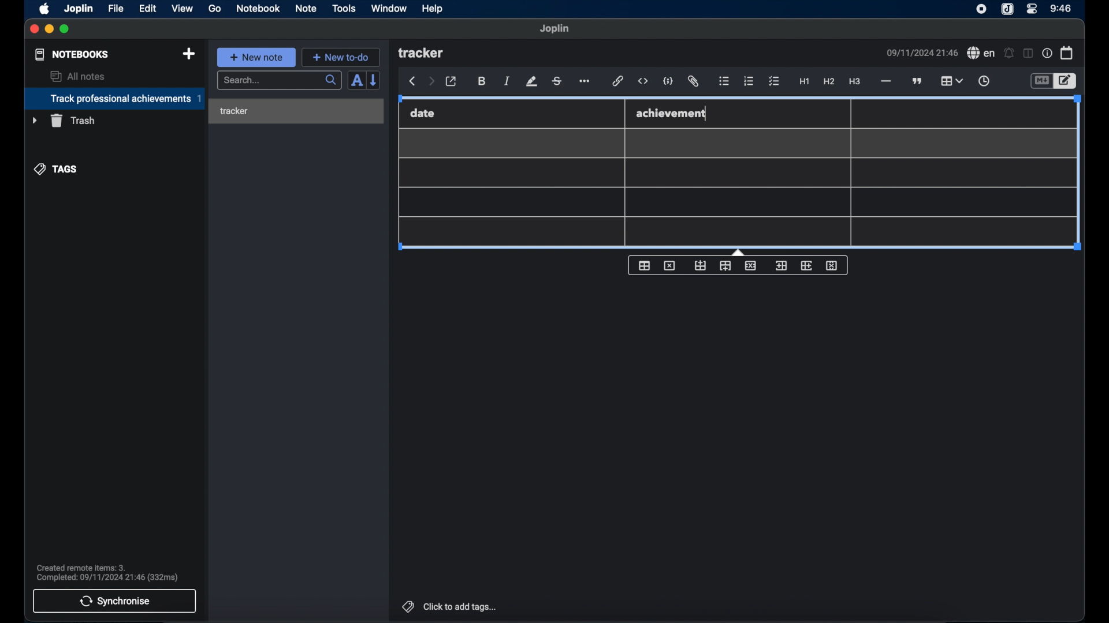 This screenshot has width=1109, height=623. I want to click on insert column before, so click(780, 265).